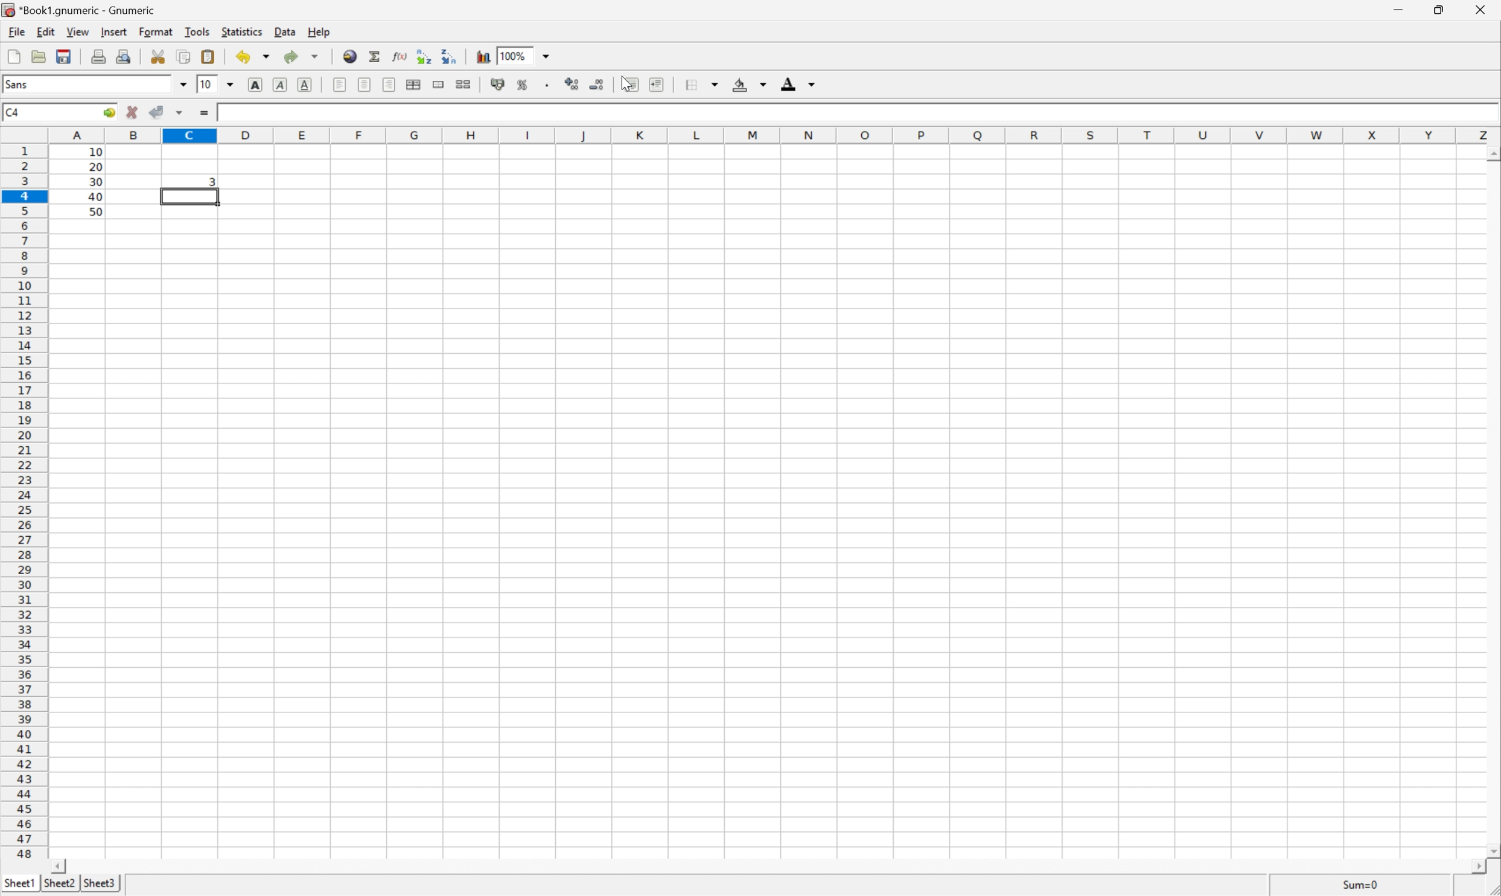 The height and width of the screenshot is (896, 1501). What do you see at coordinates (389, 85) in the screenshot?
I see `Align right` at bounding box center [389, 85].